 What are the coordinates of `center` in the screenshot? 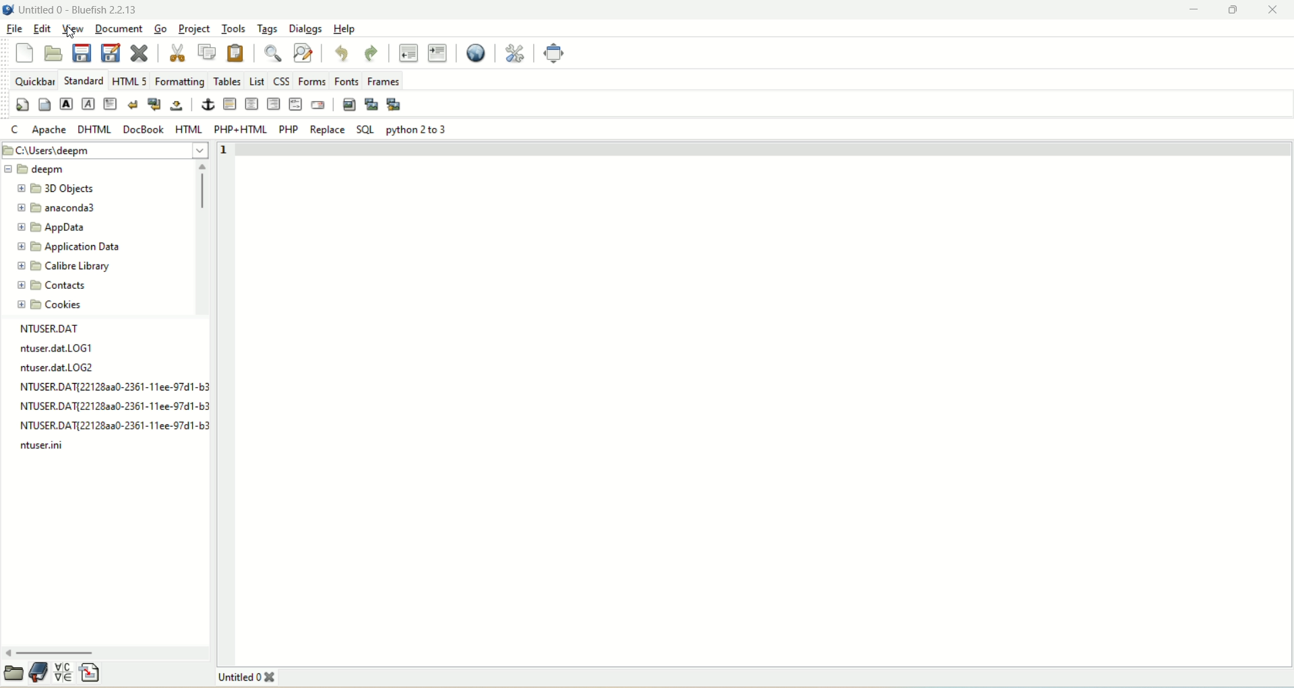 It's located at (251, 103).